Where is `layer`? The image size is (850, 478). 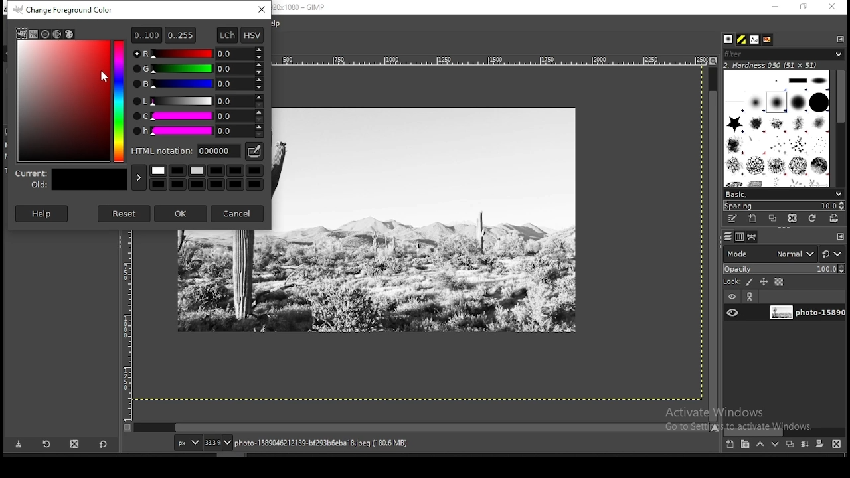
layer is located at coordinates (806, 313).